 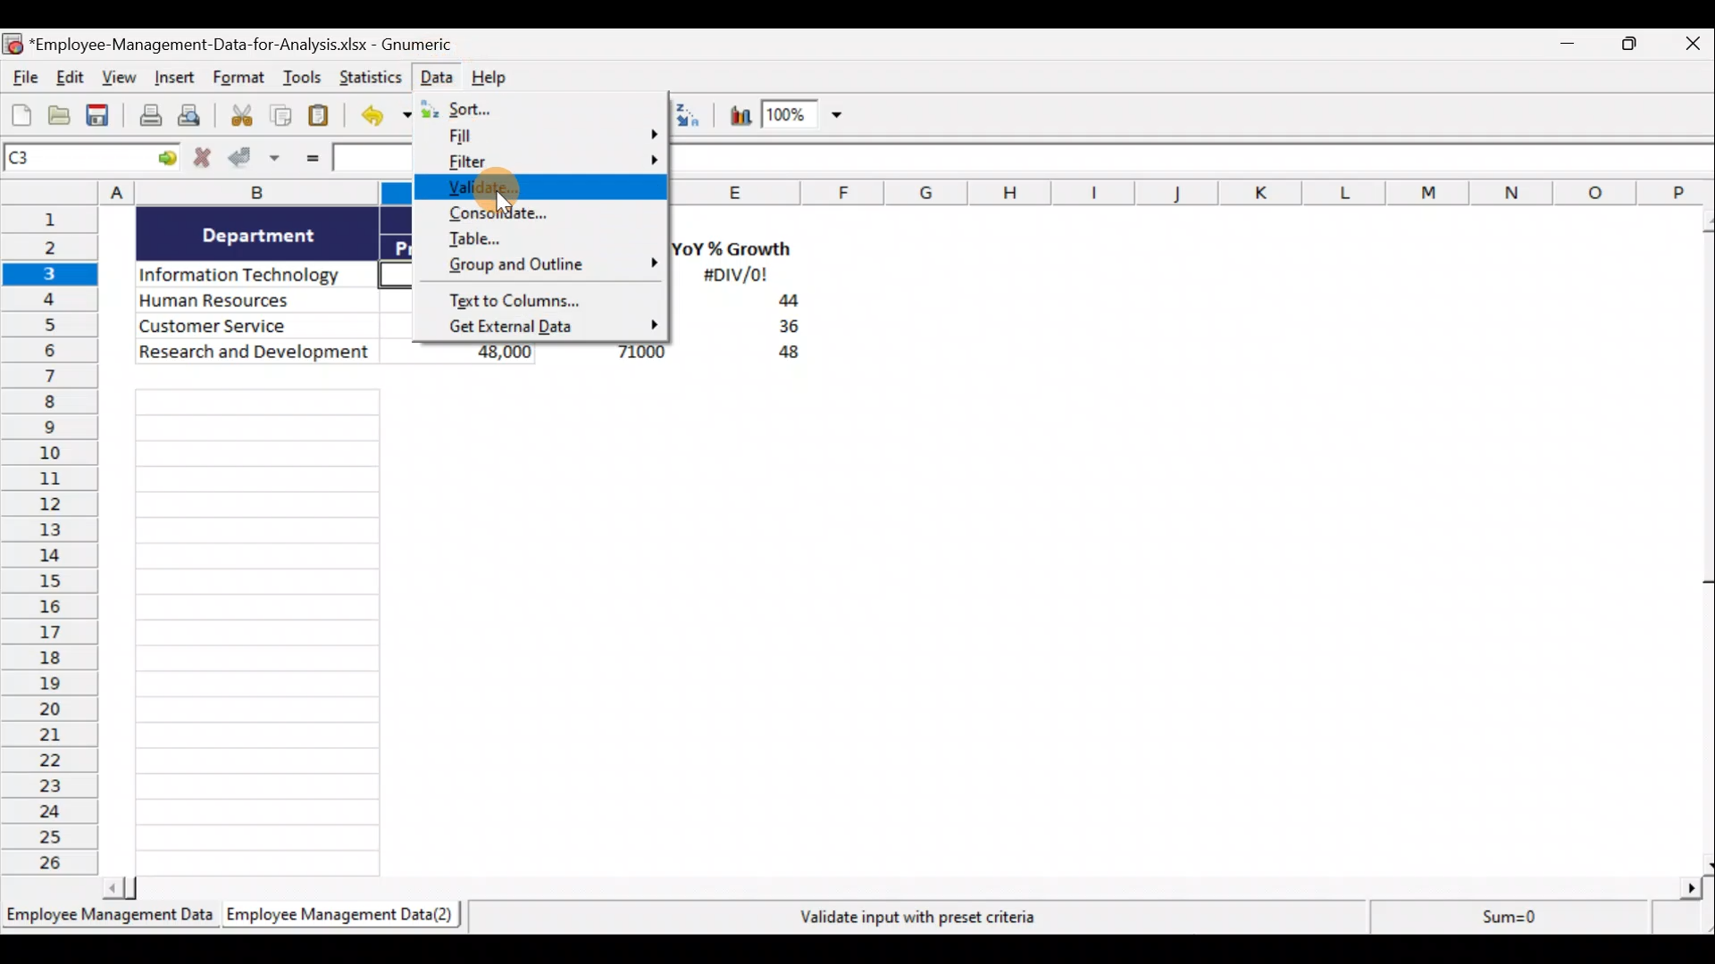 I want to click on Print preview, so click(x=199, y=120).